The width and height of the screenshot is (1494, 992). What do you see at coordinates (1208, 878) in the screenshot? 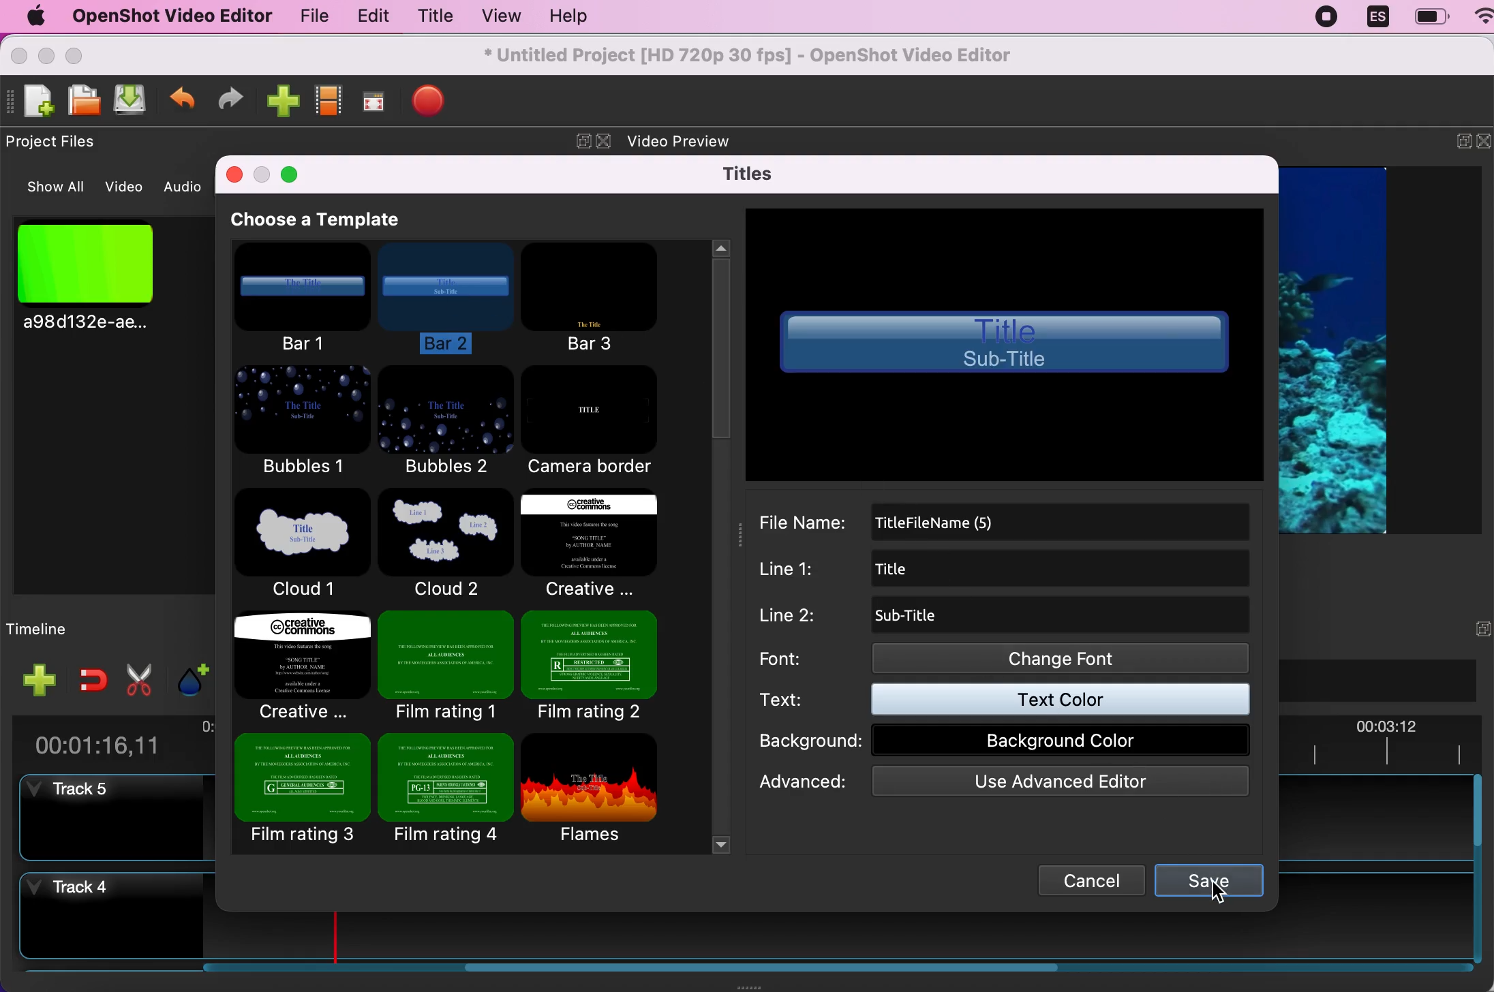
I see `save` at bounding box center [1208, 878].